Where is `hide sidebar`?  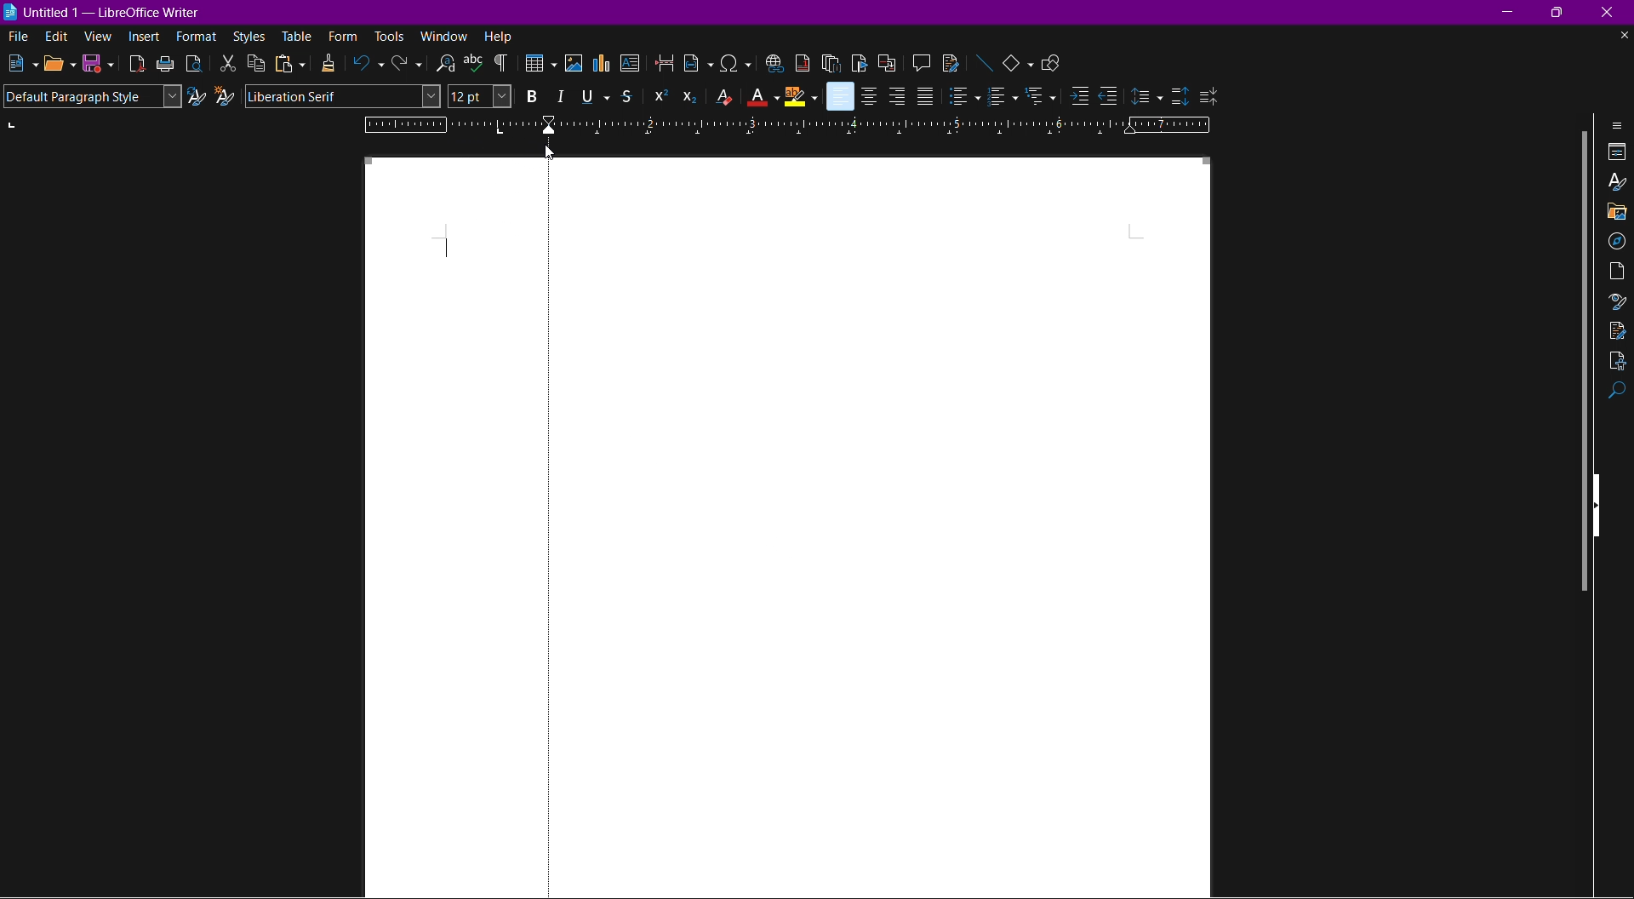 hide sidebar is located at coordinates (1602, 503).